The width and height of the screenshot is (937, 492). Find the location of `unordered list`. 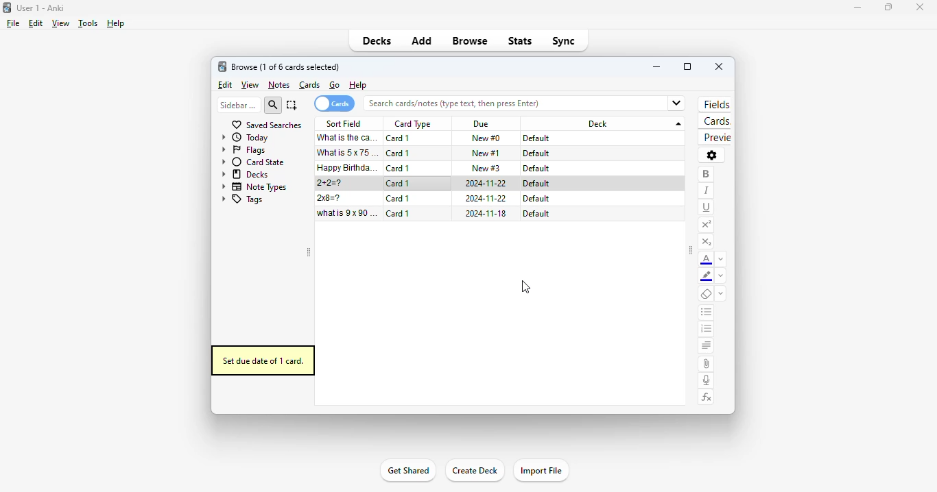

unordered list is located at coordinates (707, 313).